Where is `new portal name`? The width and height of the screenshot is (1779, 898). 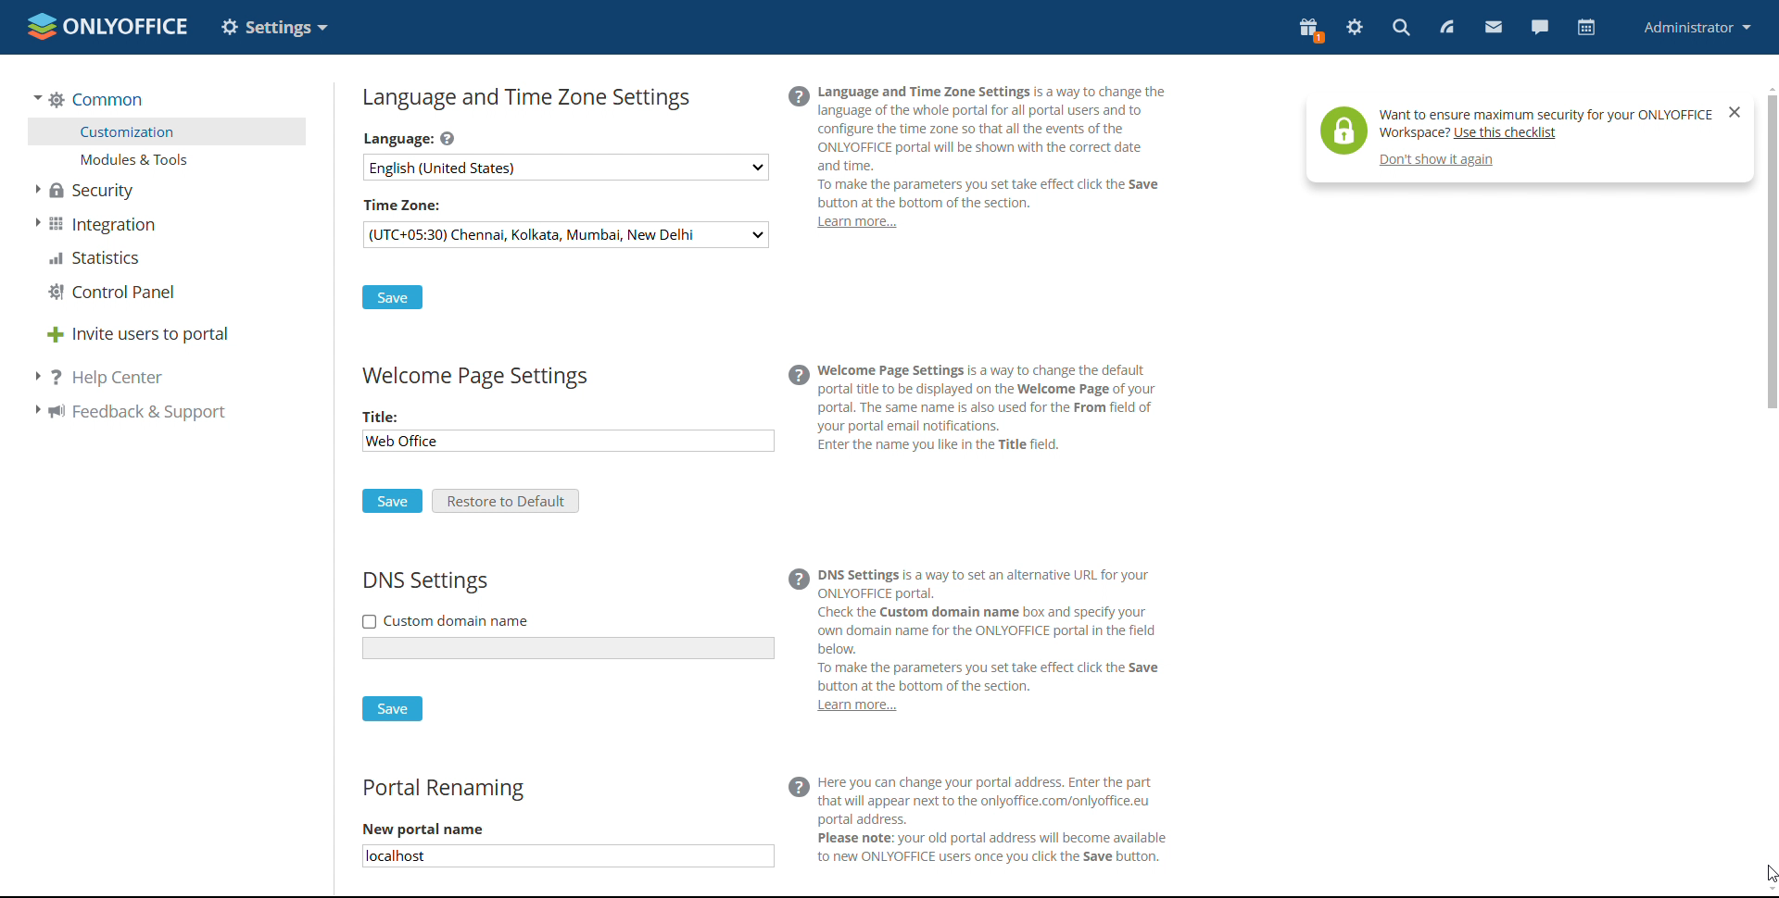 new portal name is located at coordinates (566, 856).